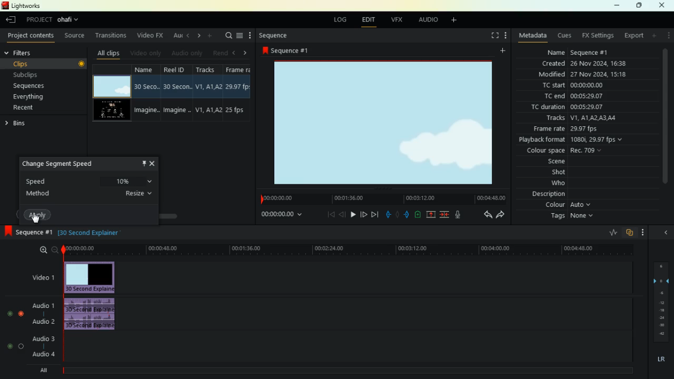 The image size is (674, 379). What do you see at coordinates (26, 6) in the screenshot?
I see `lightworks` at bounding box center [26, 6].